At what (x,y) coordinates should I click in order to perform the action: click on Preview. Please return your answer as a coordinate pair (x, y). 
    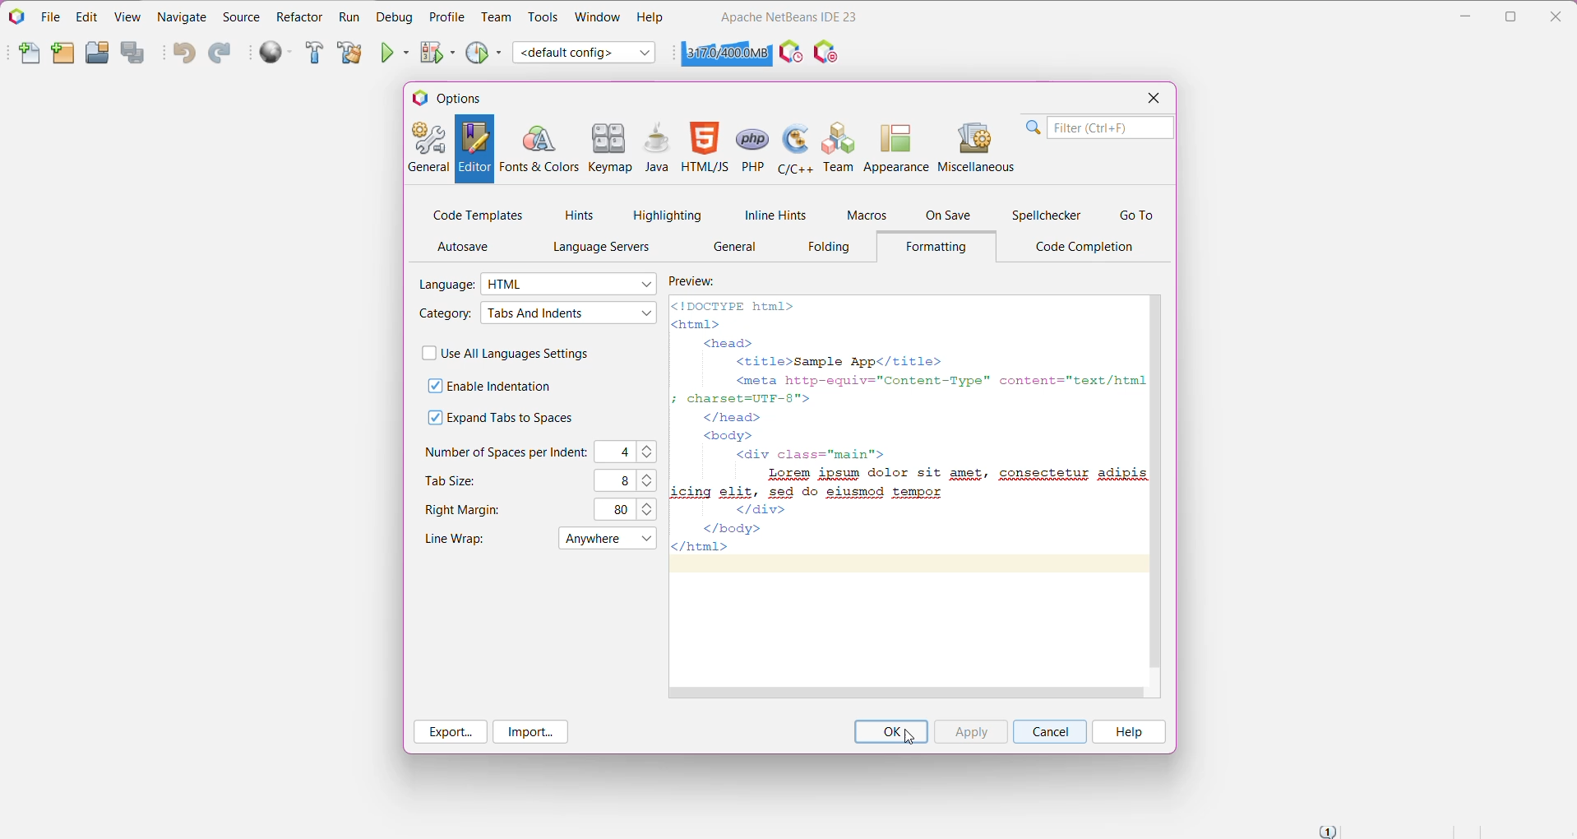
    Looking at the image, I should click on (702, 280).